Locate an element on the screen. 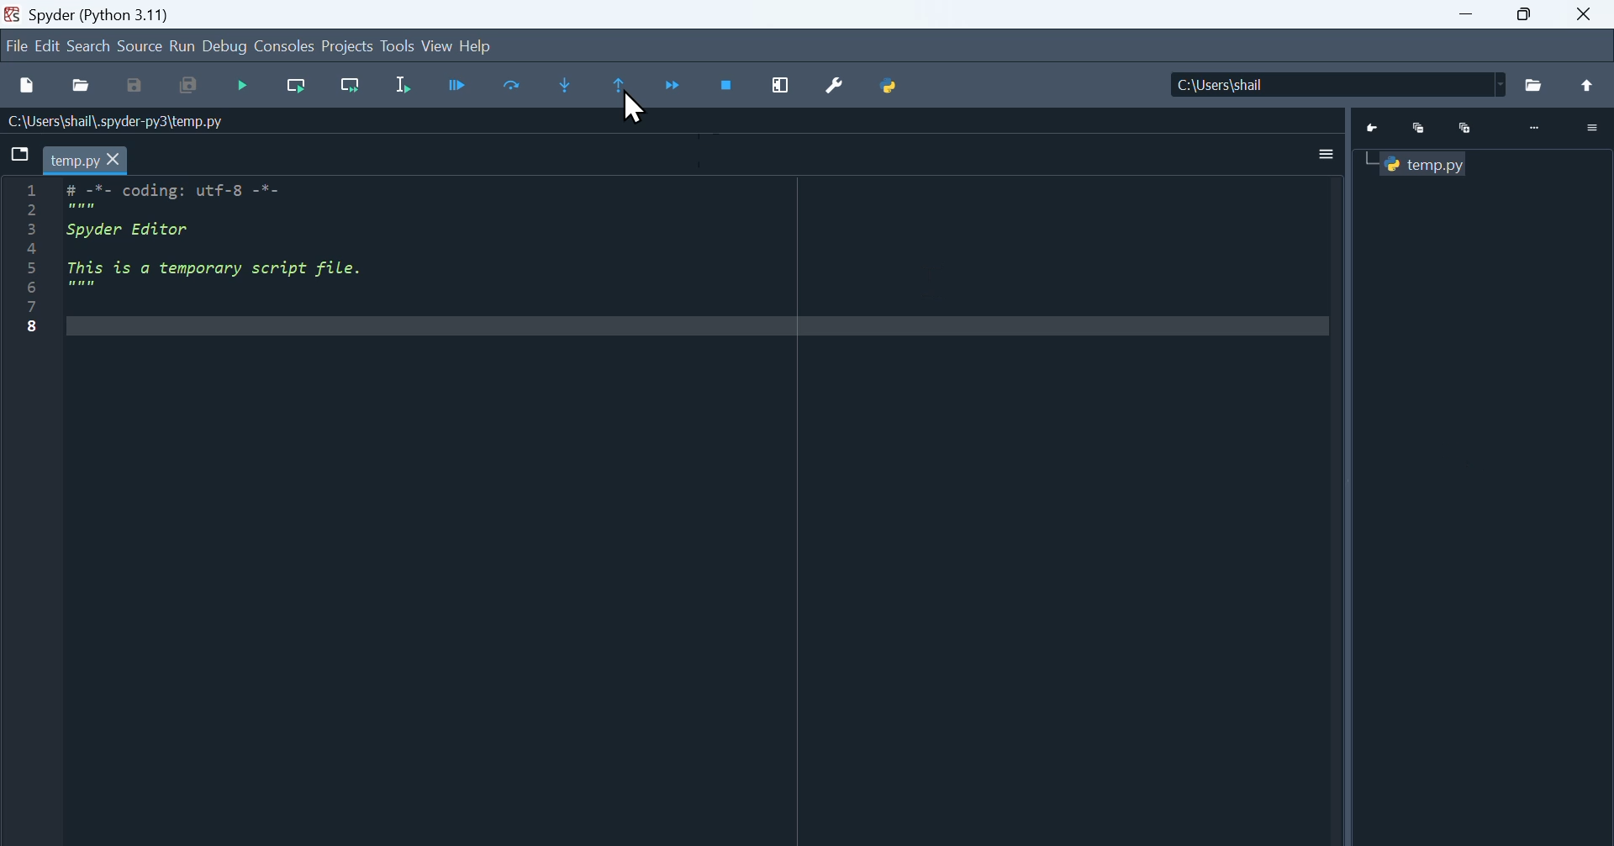  Cursor is located at coordinates (634, 108).